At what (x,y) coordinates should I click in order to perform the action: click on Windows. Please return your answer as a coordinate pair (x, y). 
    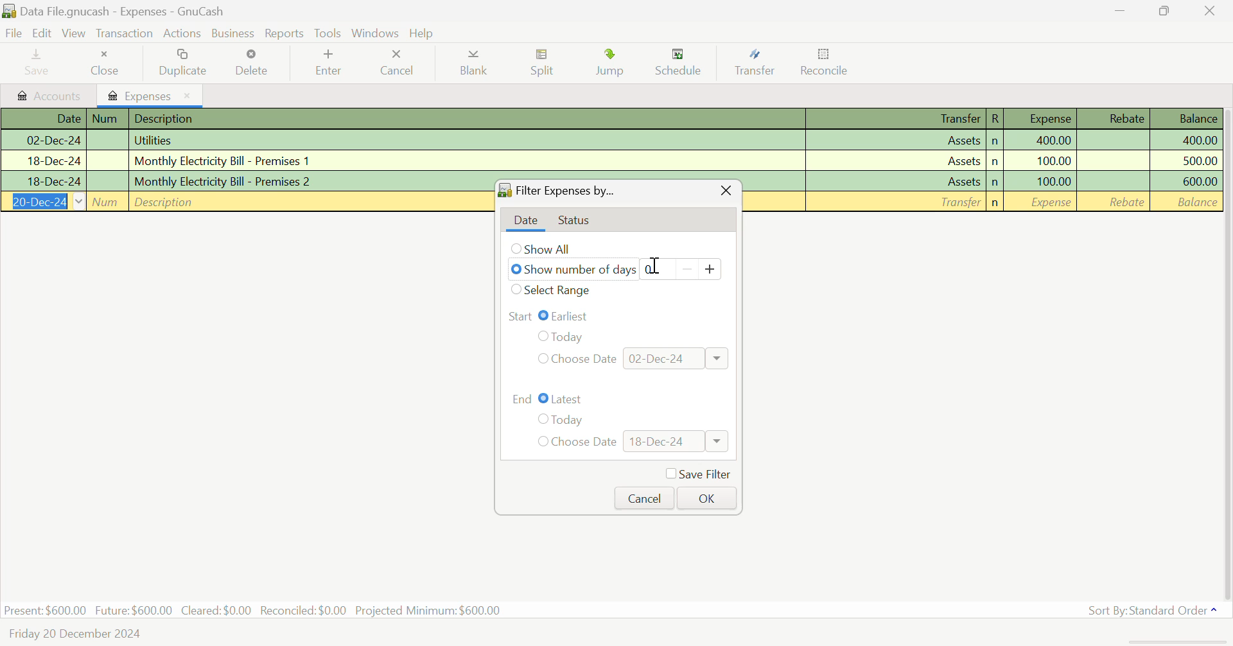
    Looking at the image, I should click on (376, 32).